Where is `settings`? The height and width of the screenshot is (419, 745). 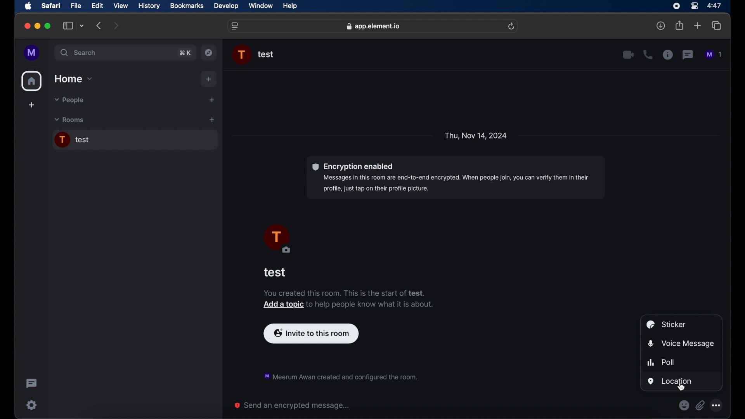 settings is located at coordinates (31, 405).